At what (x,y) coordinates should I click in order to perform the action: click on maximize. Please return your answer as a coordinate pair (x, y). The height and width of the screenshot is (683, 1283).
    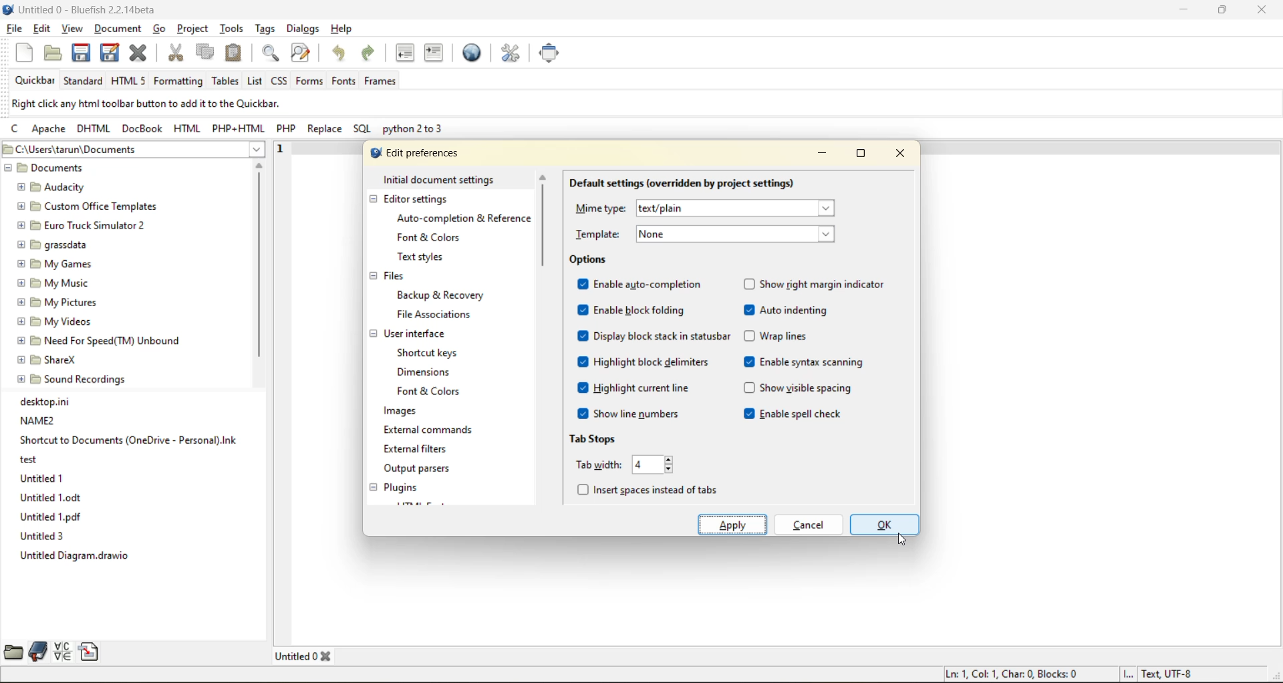
    Looking at the image, I should click on (859, 156).